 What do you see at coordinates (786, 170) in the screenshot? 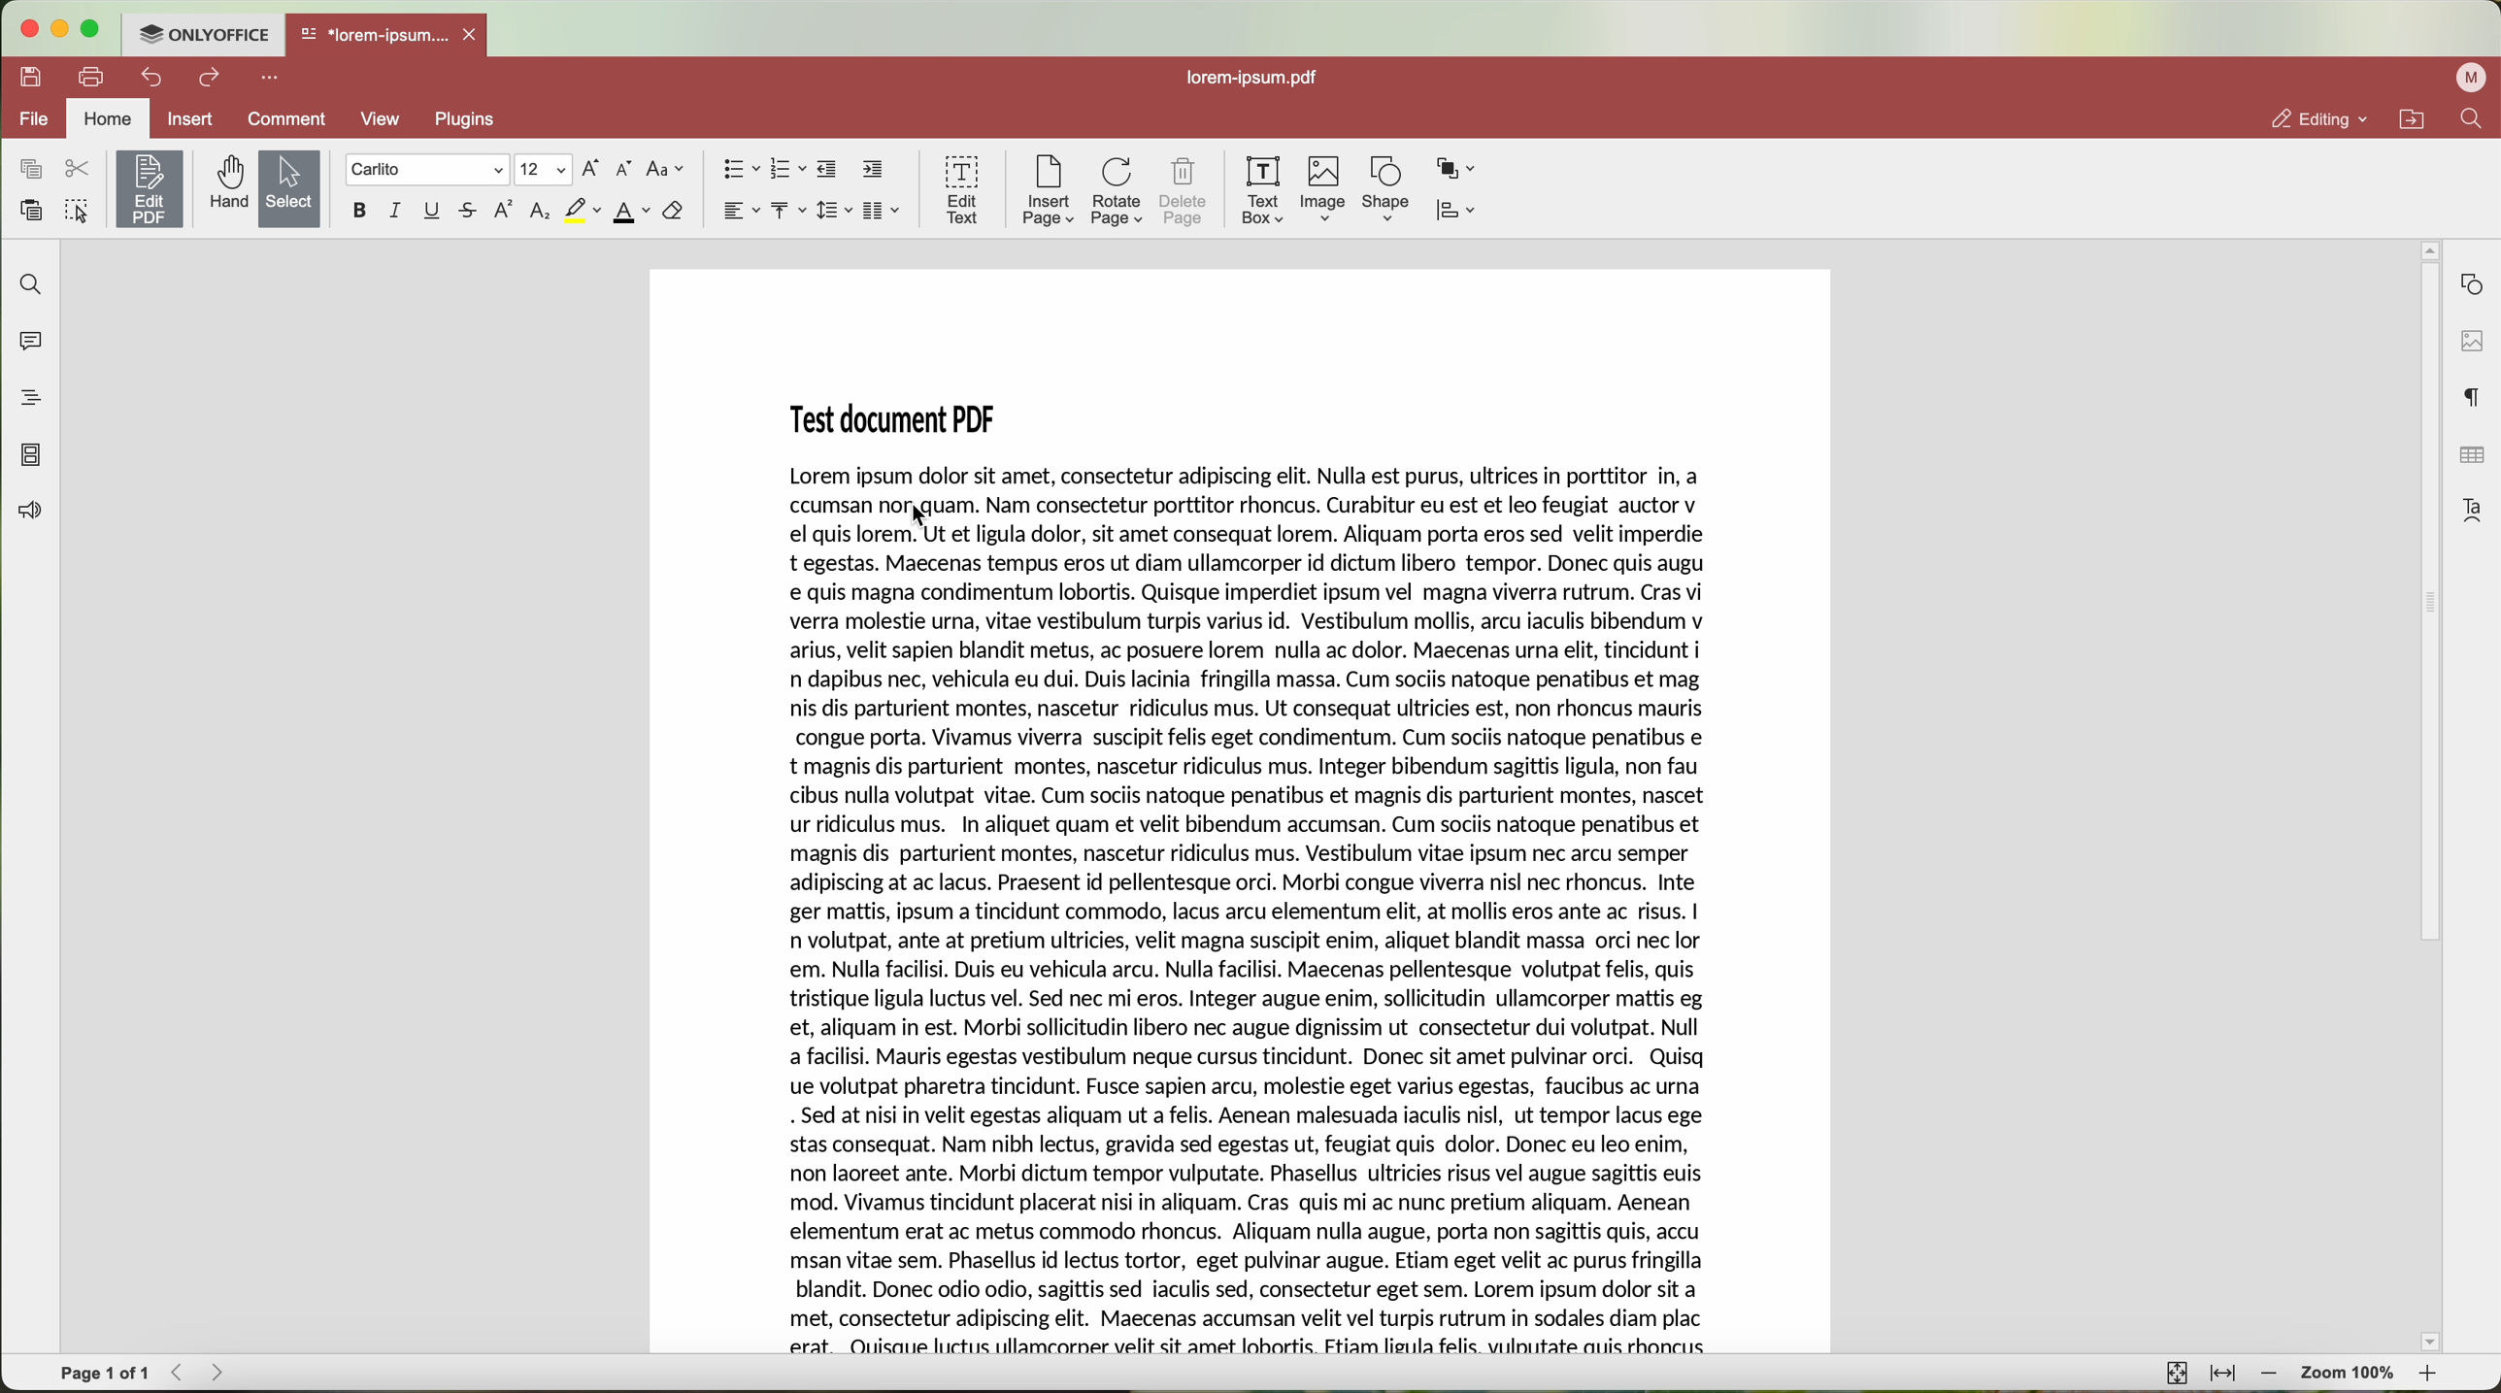
I see `numbered list` at bounding box center [786, 170].